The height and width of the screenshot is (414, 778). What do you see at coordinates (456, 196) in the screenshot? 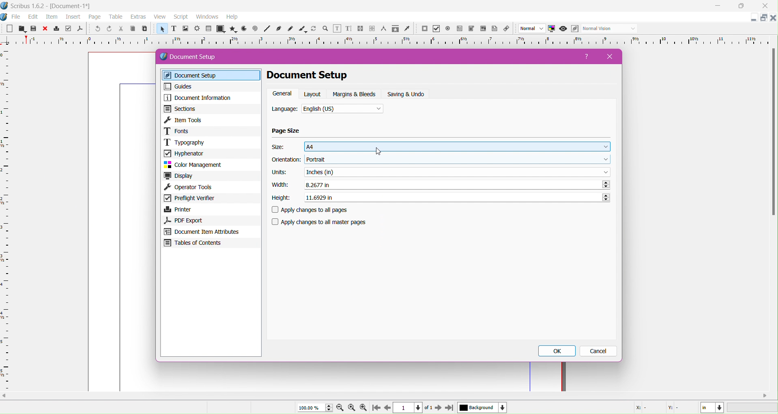
I see `Set the required Height` at bounding box center [456, 196].